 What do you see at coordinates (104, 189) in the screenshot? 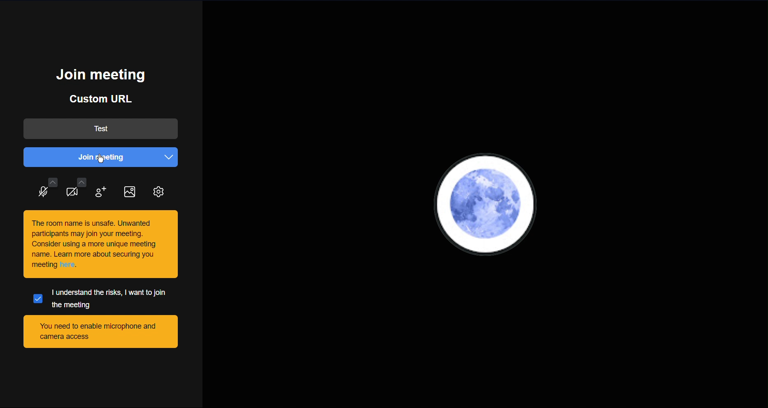
I see `Add participant` at bounding box center [104, 189].